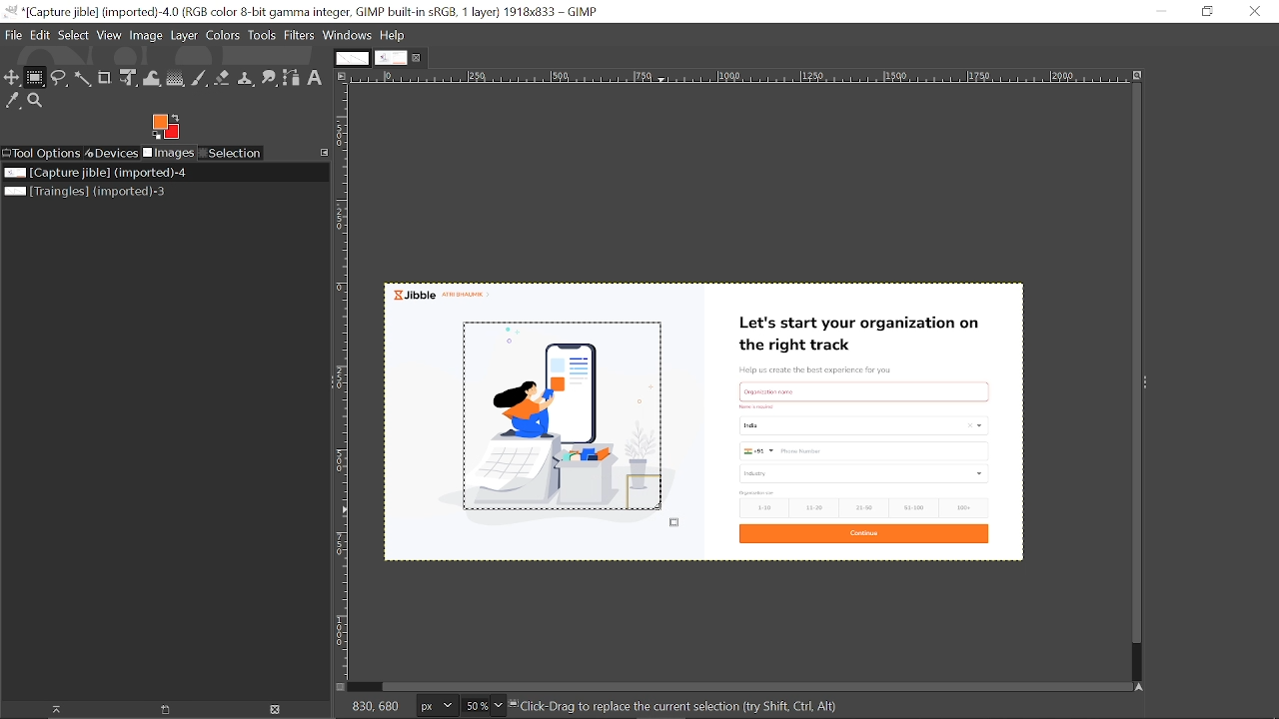  What do you see at coordinates (172, 709) in the screenshot?
I see `Create a new display for this image` at bounding box center [172, 709].